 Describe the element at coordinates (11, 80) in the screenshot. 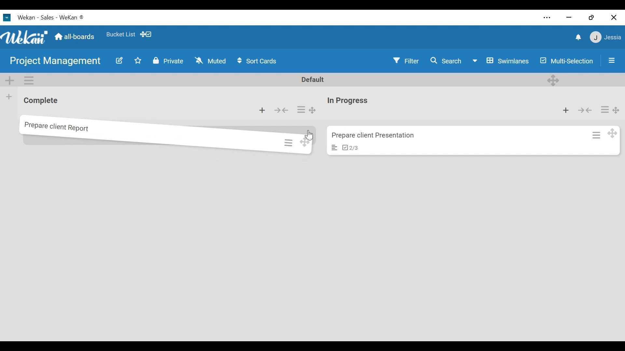

I see `Add Swimlane` at that location.